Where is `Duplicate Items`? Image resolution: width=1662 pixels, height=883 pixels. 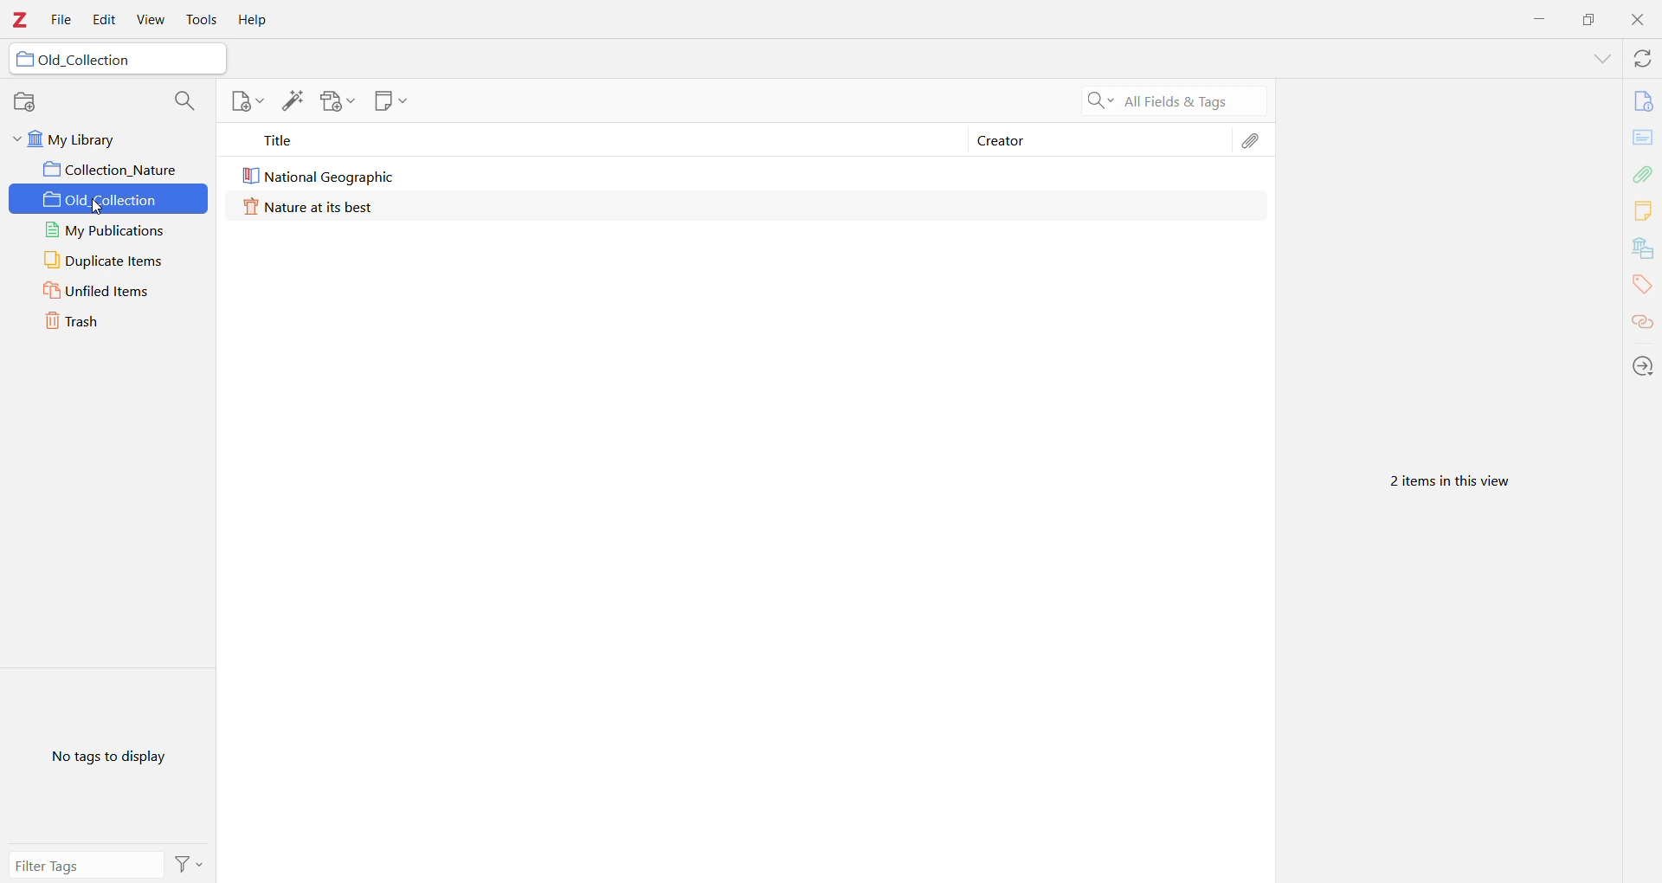
Duplicate Items is located at coordinates (109, 261).